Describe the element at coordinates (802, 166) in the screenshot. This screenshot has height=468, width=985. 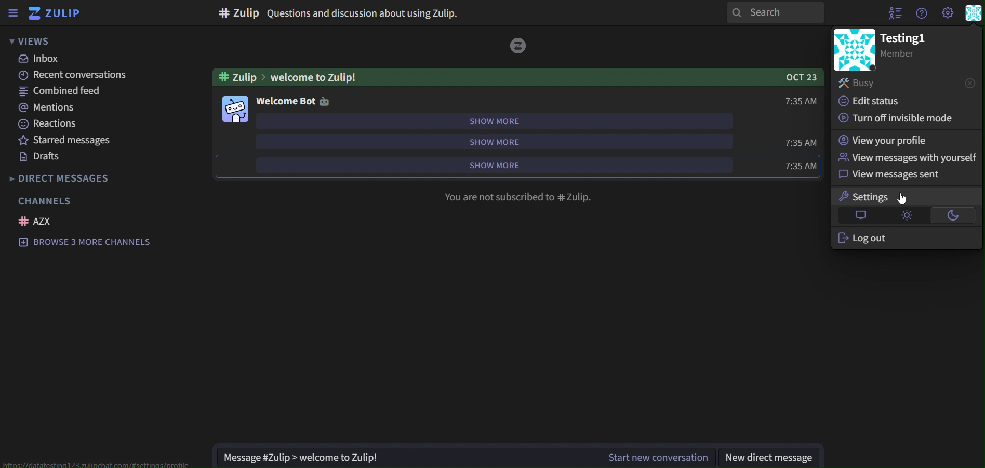
I see `7:35AM` at that location.